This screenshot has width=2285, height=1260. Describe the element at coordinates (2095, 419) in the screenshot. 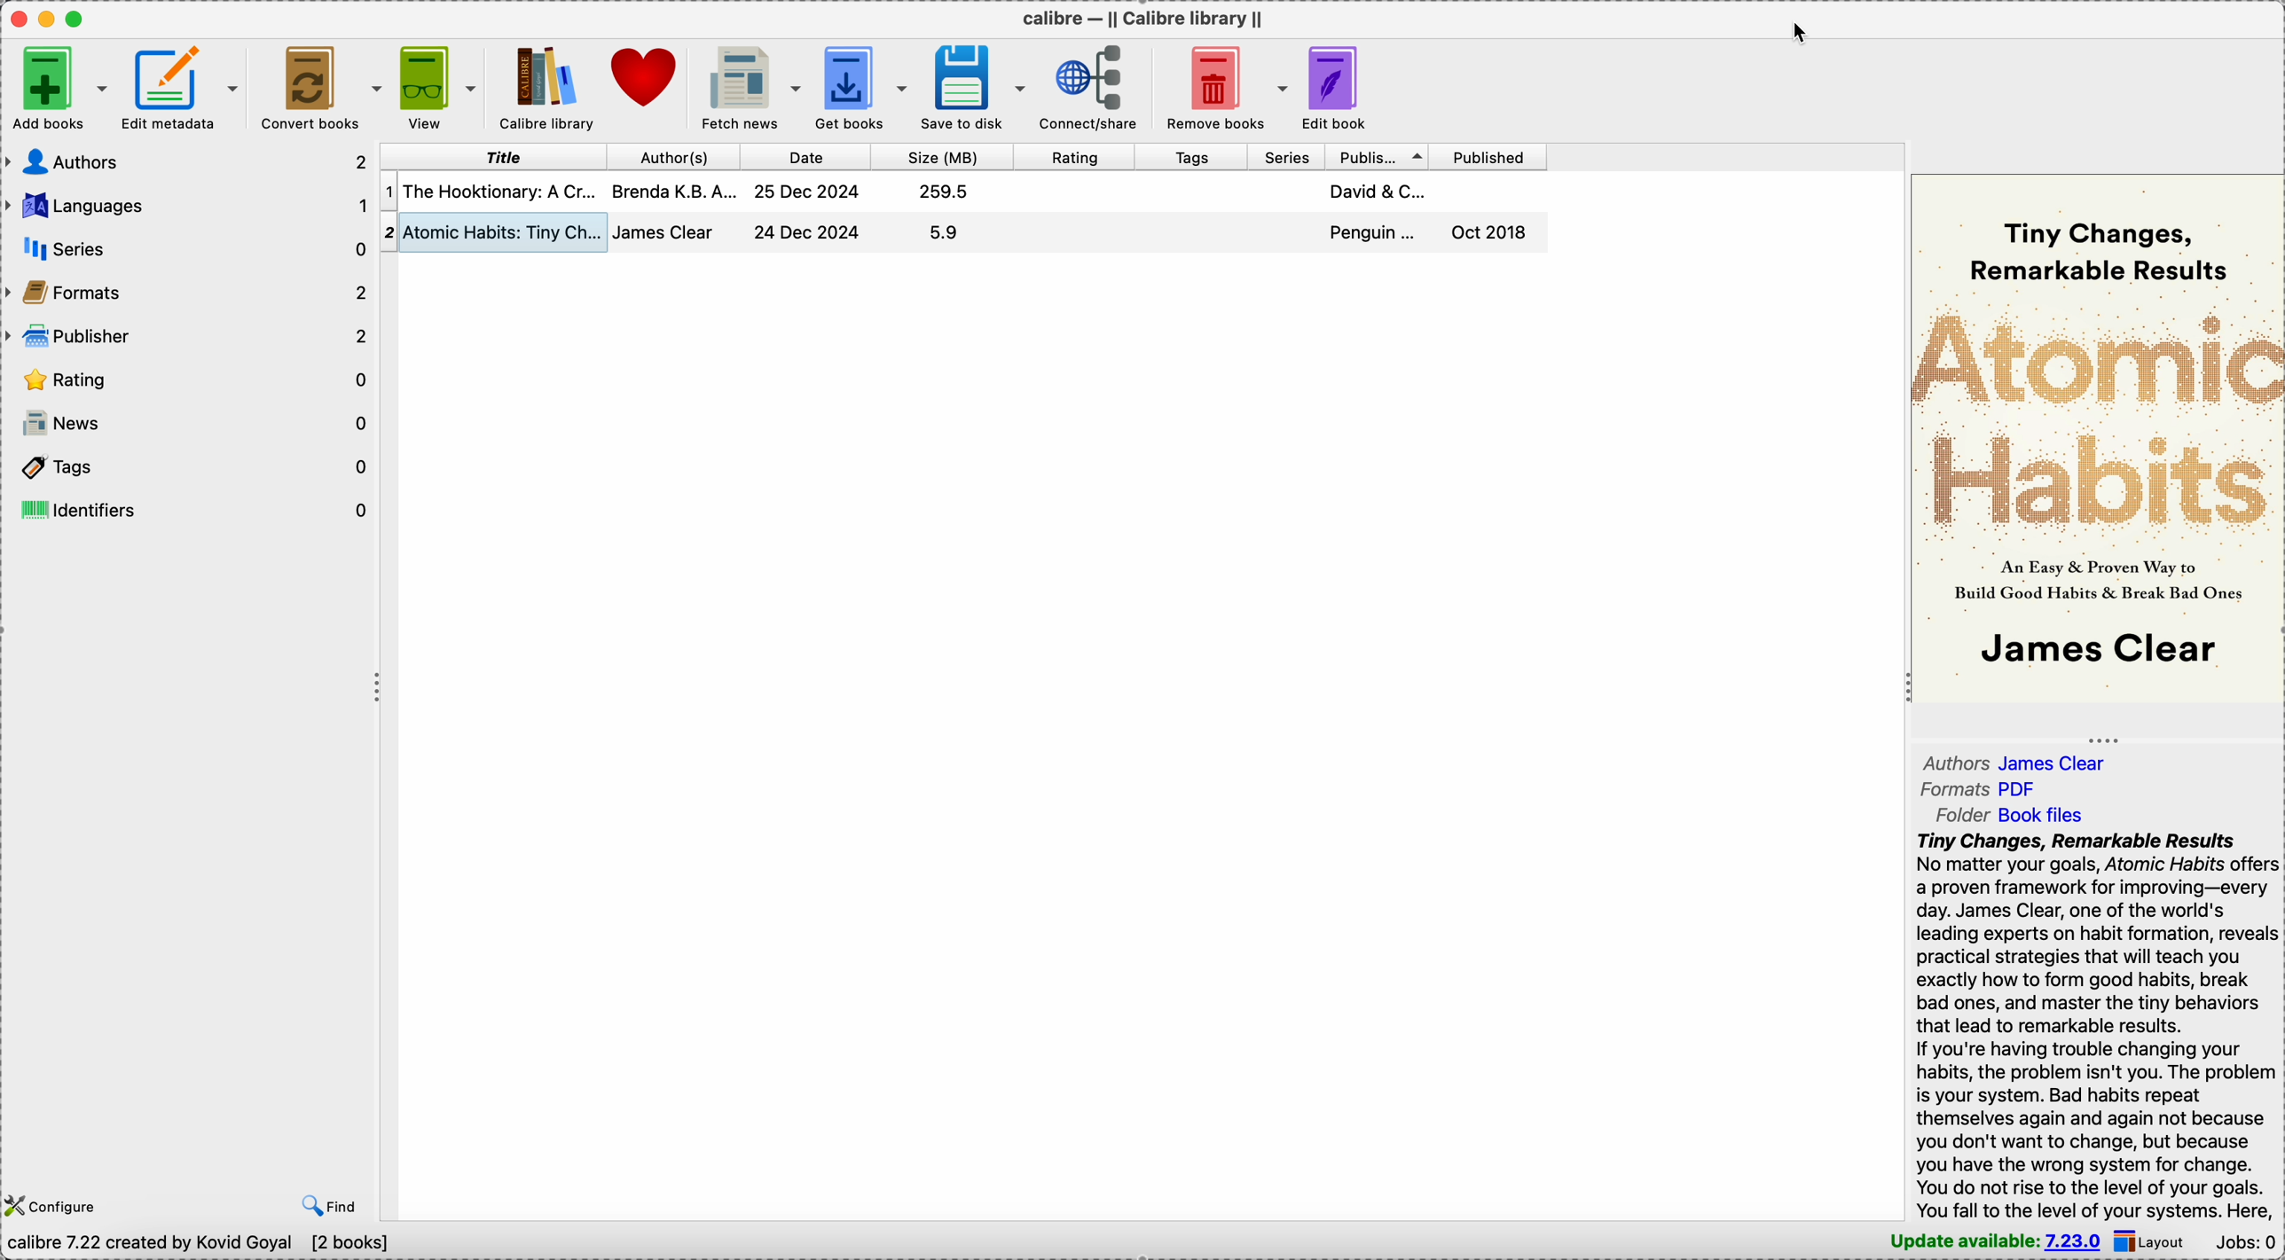

I see `atomic habits` at that location.